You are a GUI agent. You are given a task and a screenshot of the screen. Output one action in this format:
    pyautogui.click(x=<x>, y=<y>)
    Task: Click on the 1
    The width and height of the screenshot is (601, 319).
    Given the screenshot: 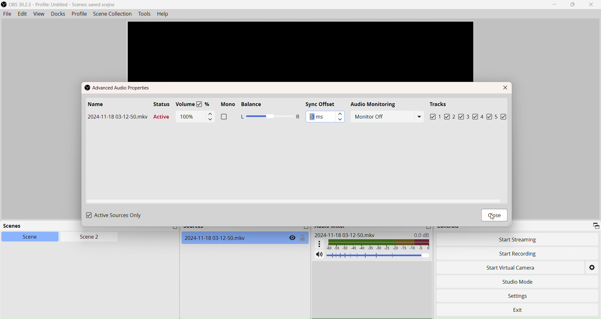 What is the action you would take?
    pyautogui.click(x=439, y=117)
    